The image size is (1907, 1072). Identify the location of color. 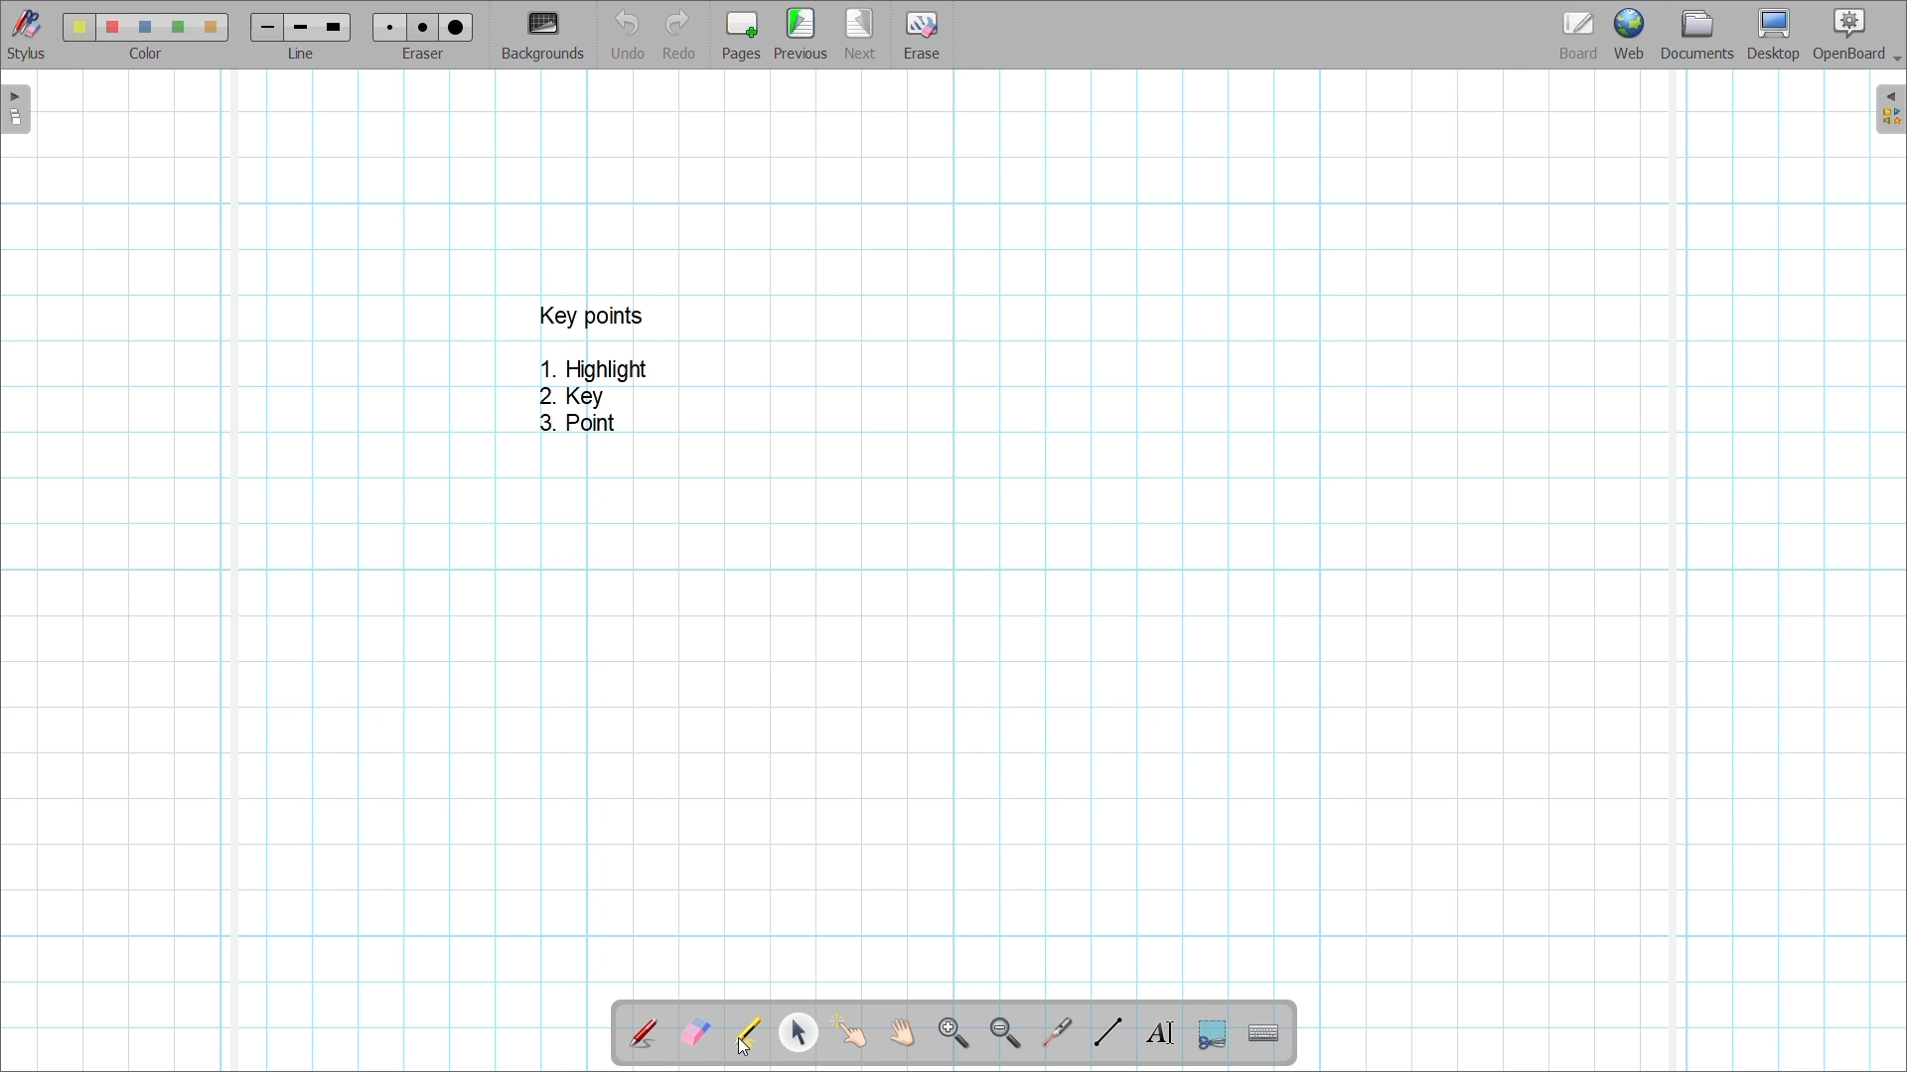
(141, 54).